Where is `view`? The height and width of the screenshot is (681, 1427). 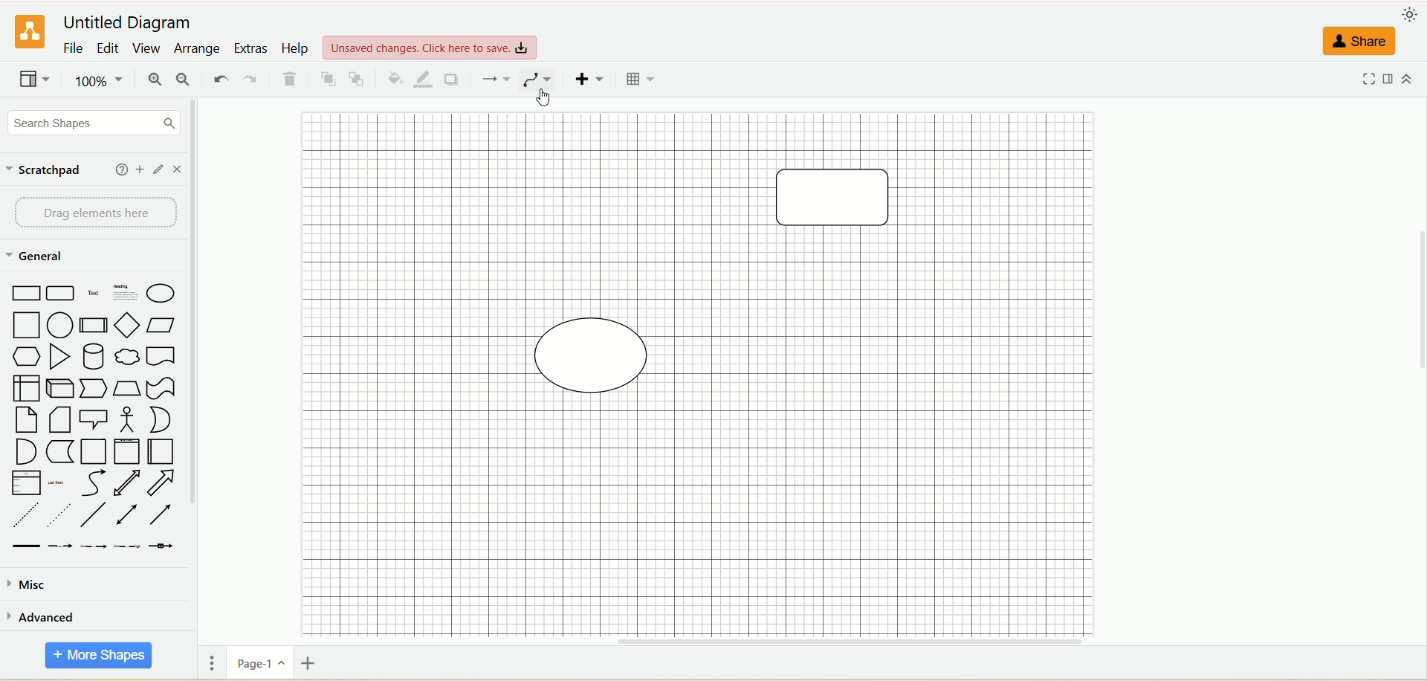 view is located at coordinates (35, 81).